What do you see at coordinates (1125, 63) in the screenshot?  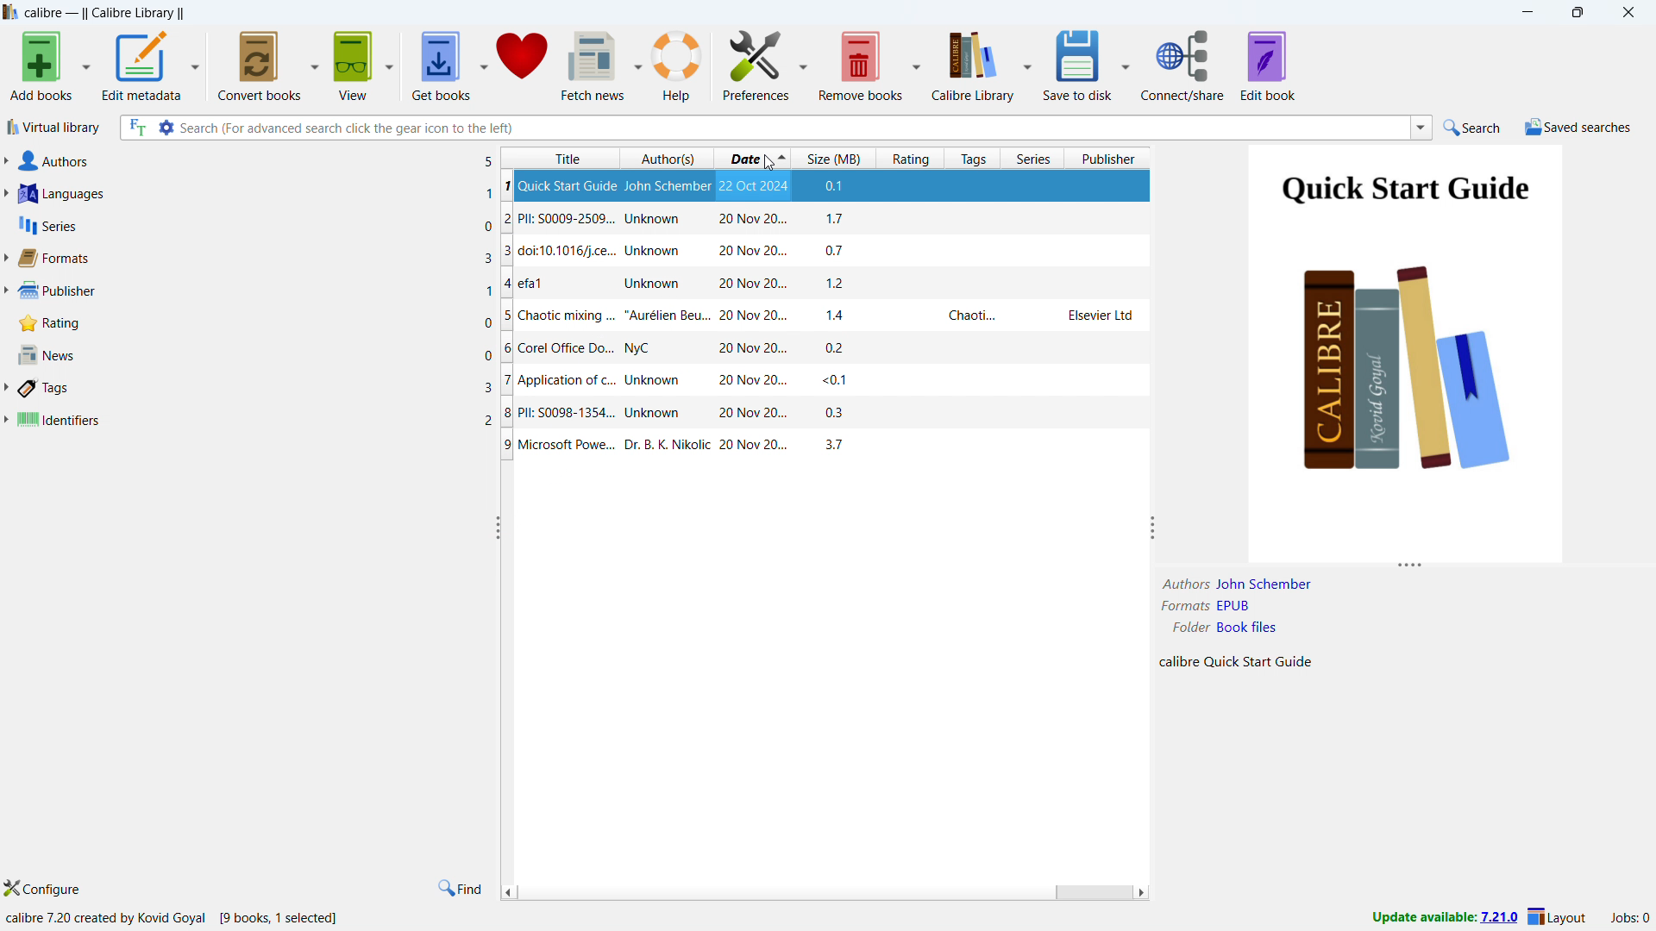 I see `save to disk options` at bounding box center [1125, 63].